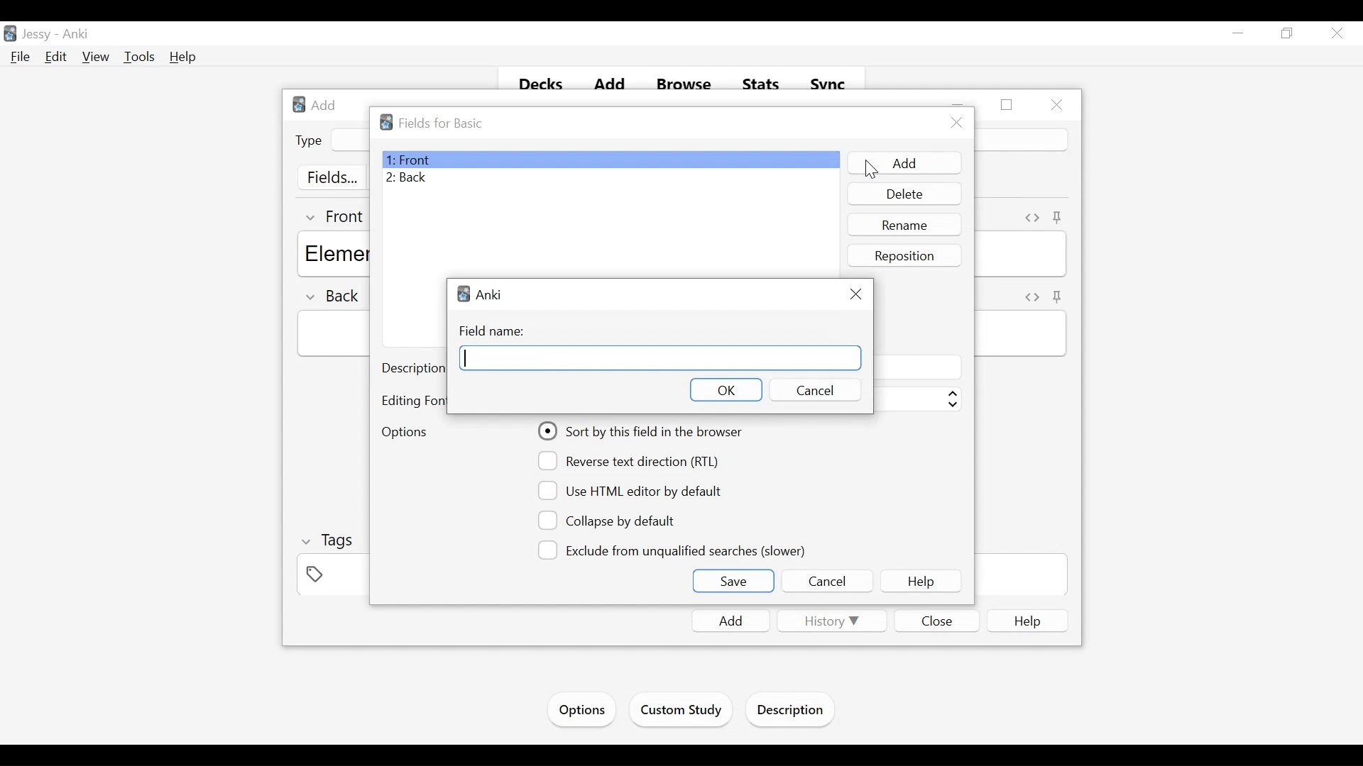  I want to click on File, so click(21, 57).